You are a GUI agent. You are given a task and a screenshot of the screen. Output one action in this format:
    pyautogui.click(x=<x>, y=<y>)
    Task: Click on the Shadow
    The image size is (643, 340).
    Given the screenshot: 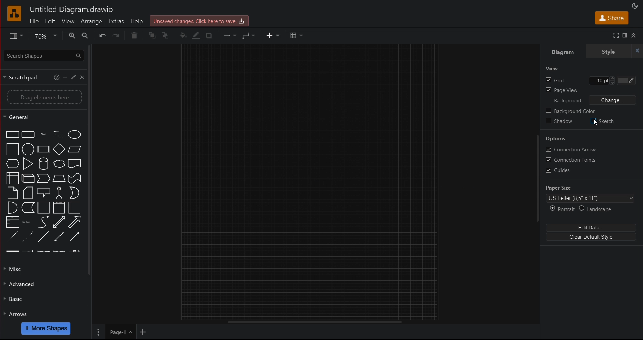 What is the action you would take?
    pyautogui.click(x=561, y=121)
    